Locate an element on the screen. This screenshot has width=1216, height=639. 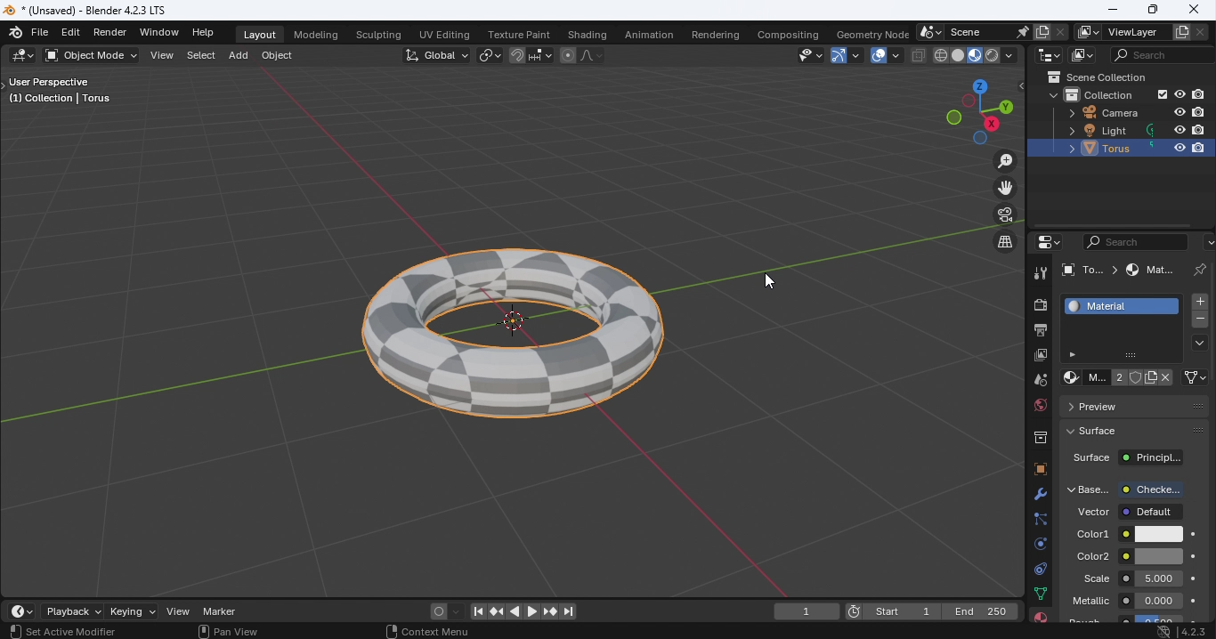
Disable in renders is located at coordinates (1198, 150).